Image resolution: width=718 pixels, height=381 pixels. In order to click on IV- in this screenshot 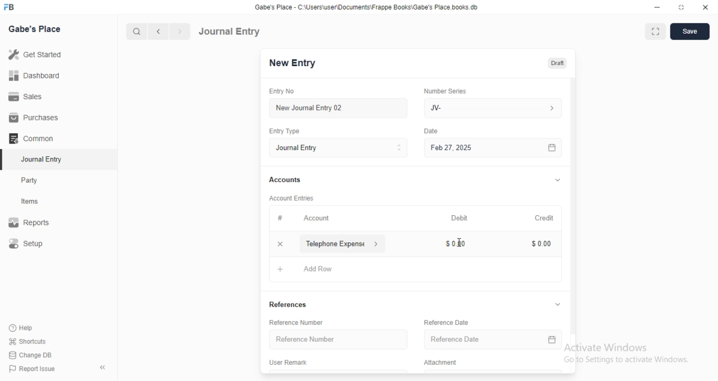, I will do `click(492, 108)`.